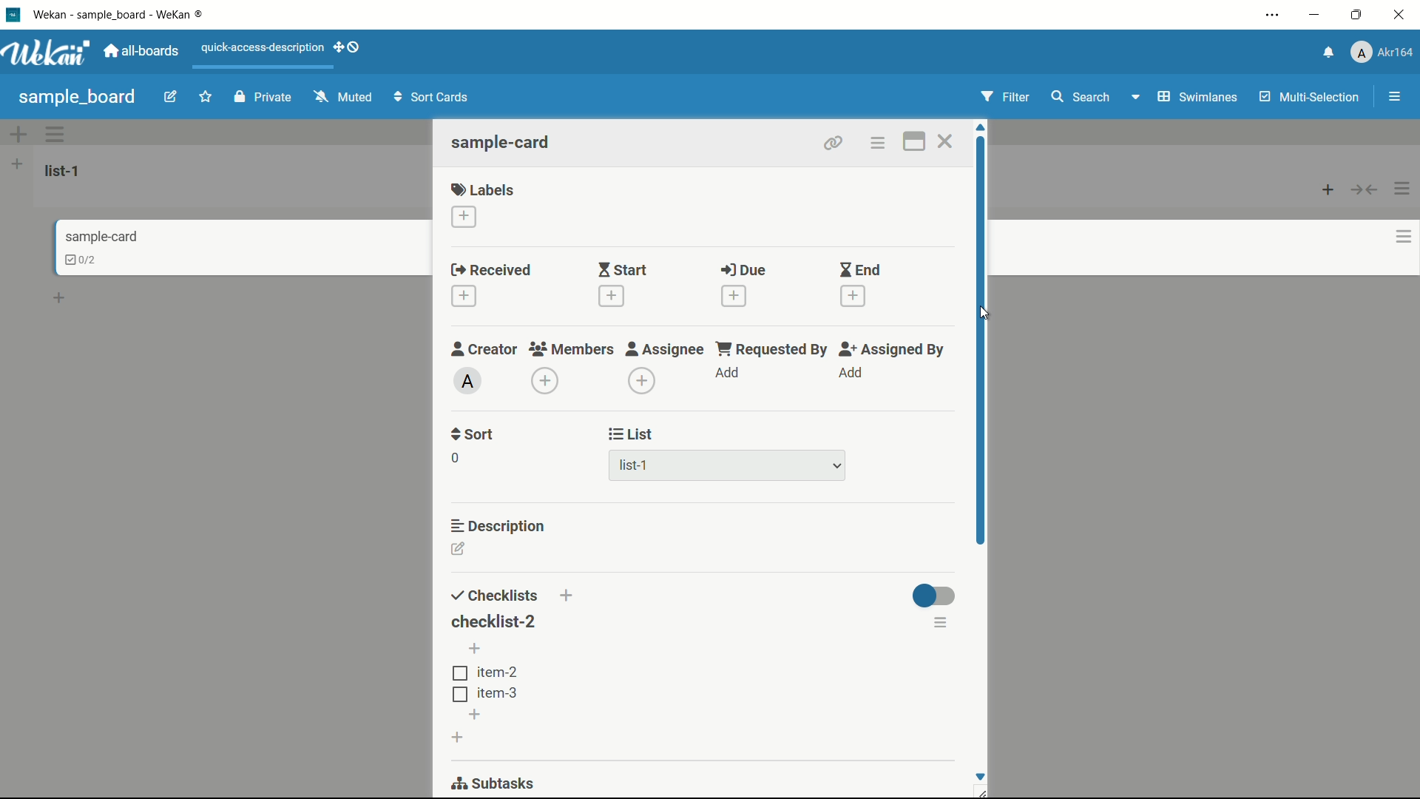  Describe the element at coordinates (13, 16) in the screenshot. I see `app icon` at that location.